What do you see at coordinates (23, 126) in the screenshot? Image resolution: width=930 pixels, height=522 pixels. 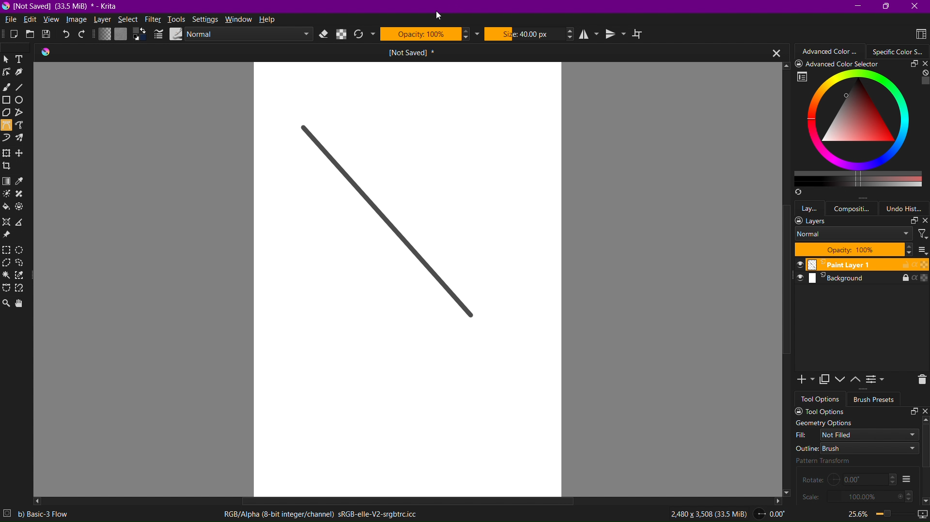 I see `Freehand Path Tool` at bounding box center [23, 126].